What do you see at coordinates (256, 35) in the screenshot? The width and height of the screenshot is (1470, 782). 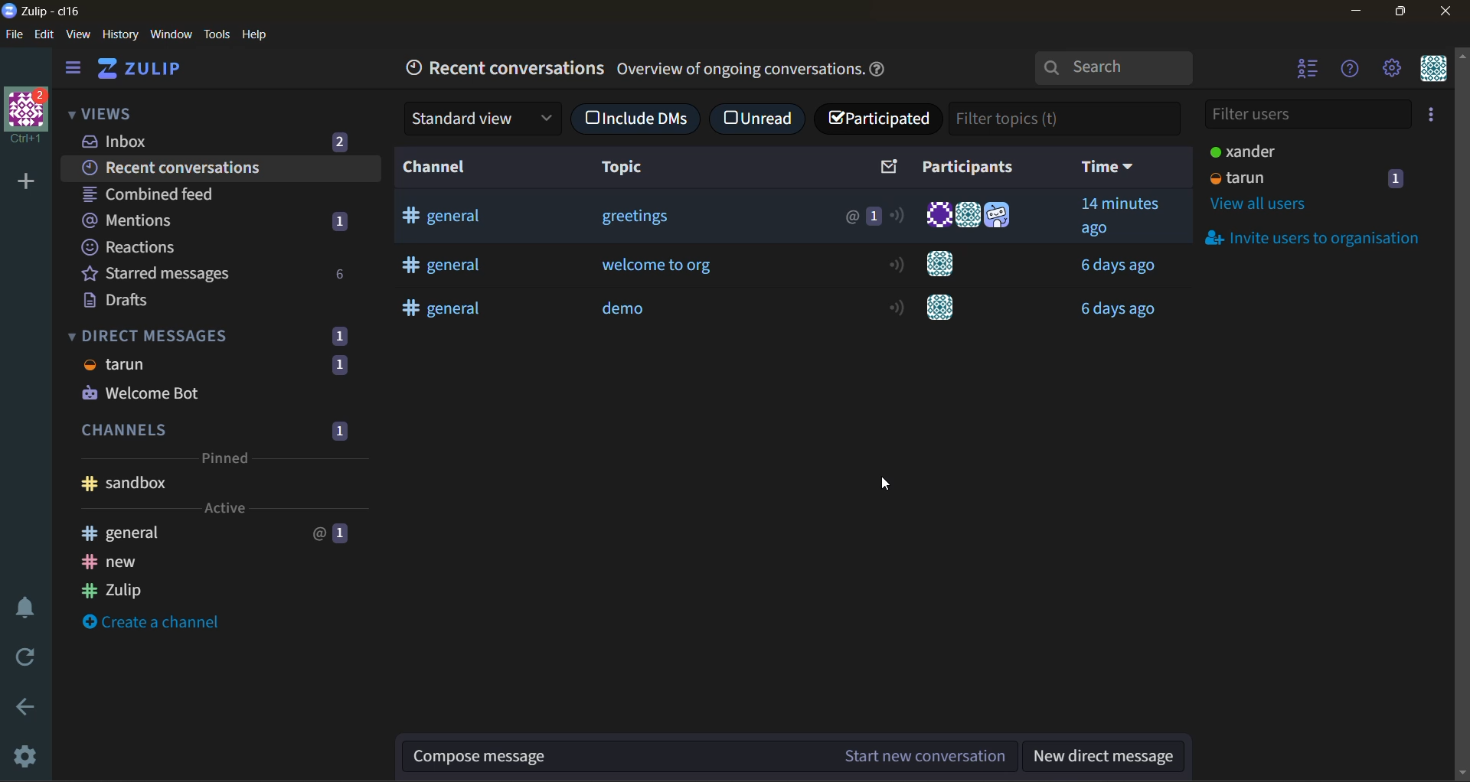 I see `help` at bounding box center [256, 35].